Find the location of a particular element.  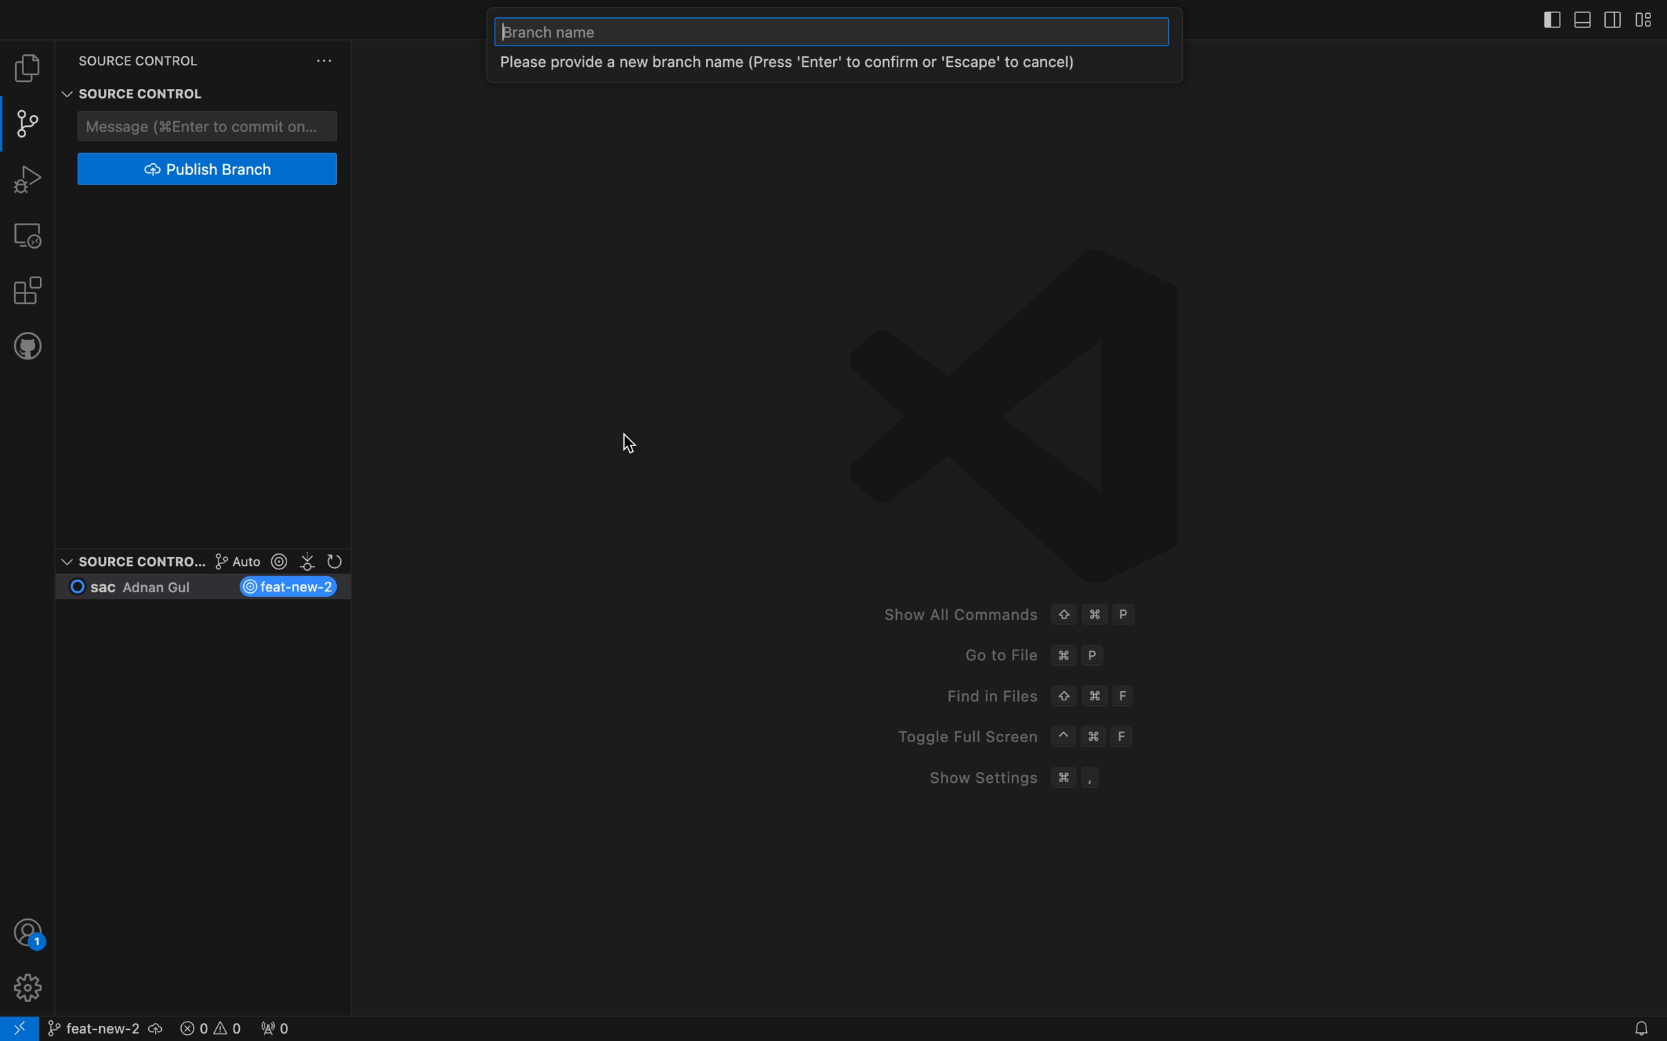

Source control is located at coordinates (129, 80).